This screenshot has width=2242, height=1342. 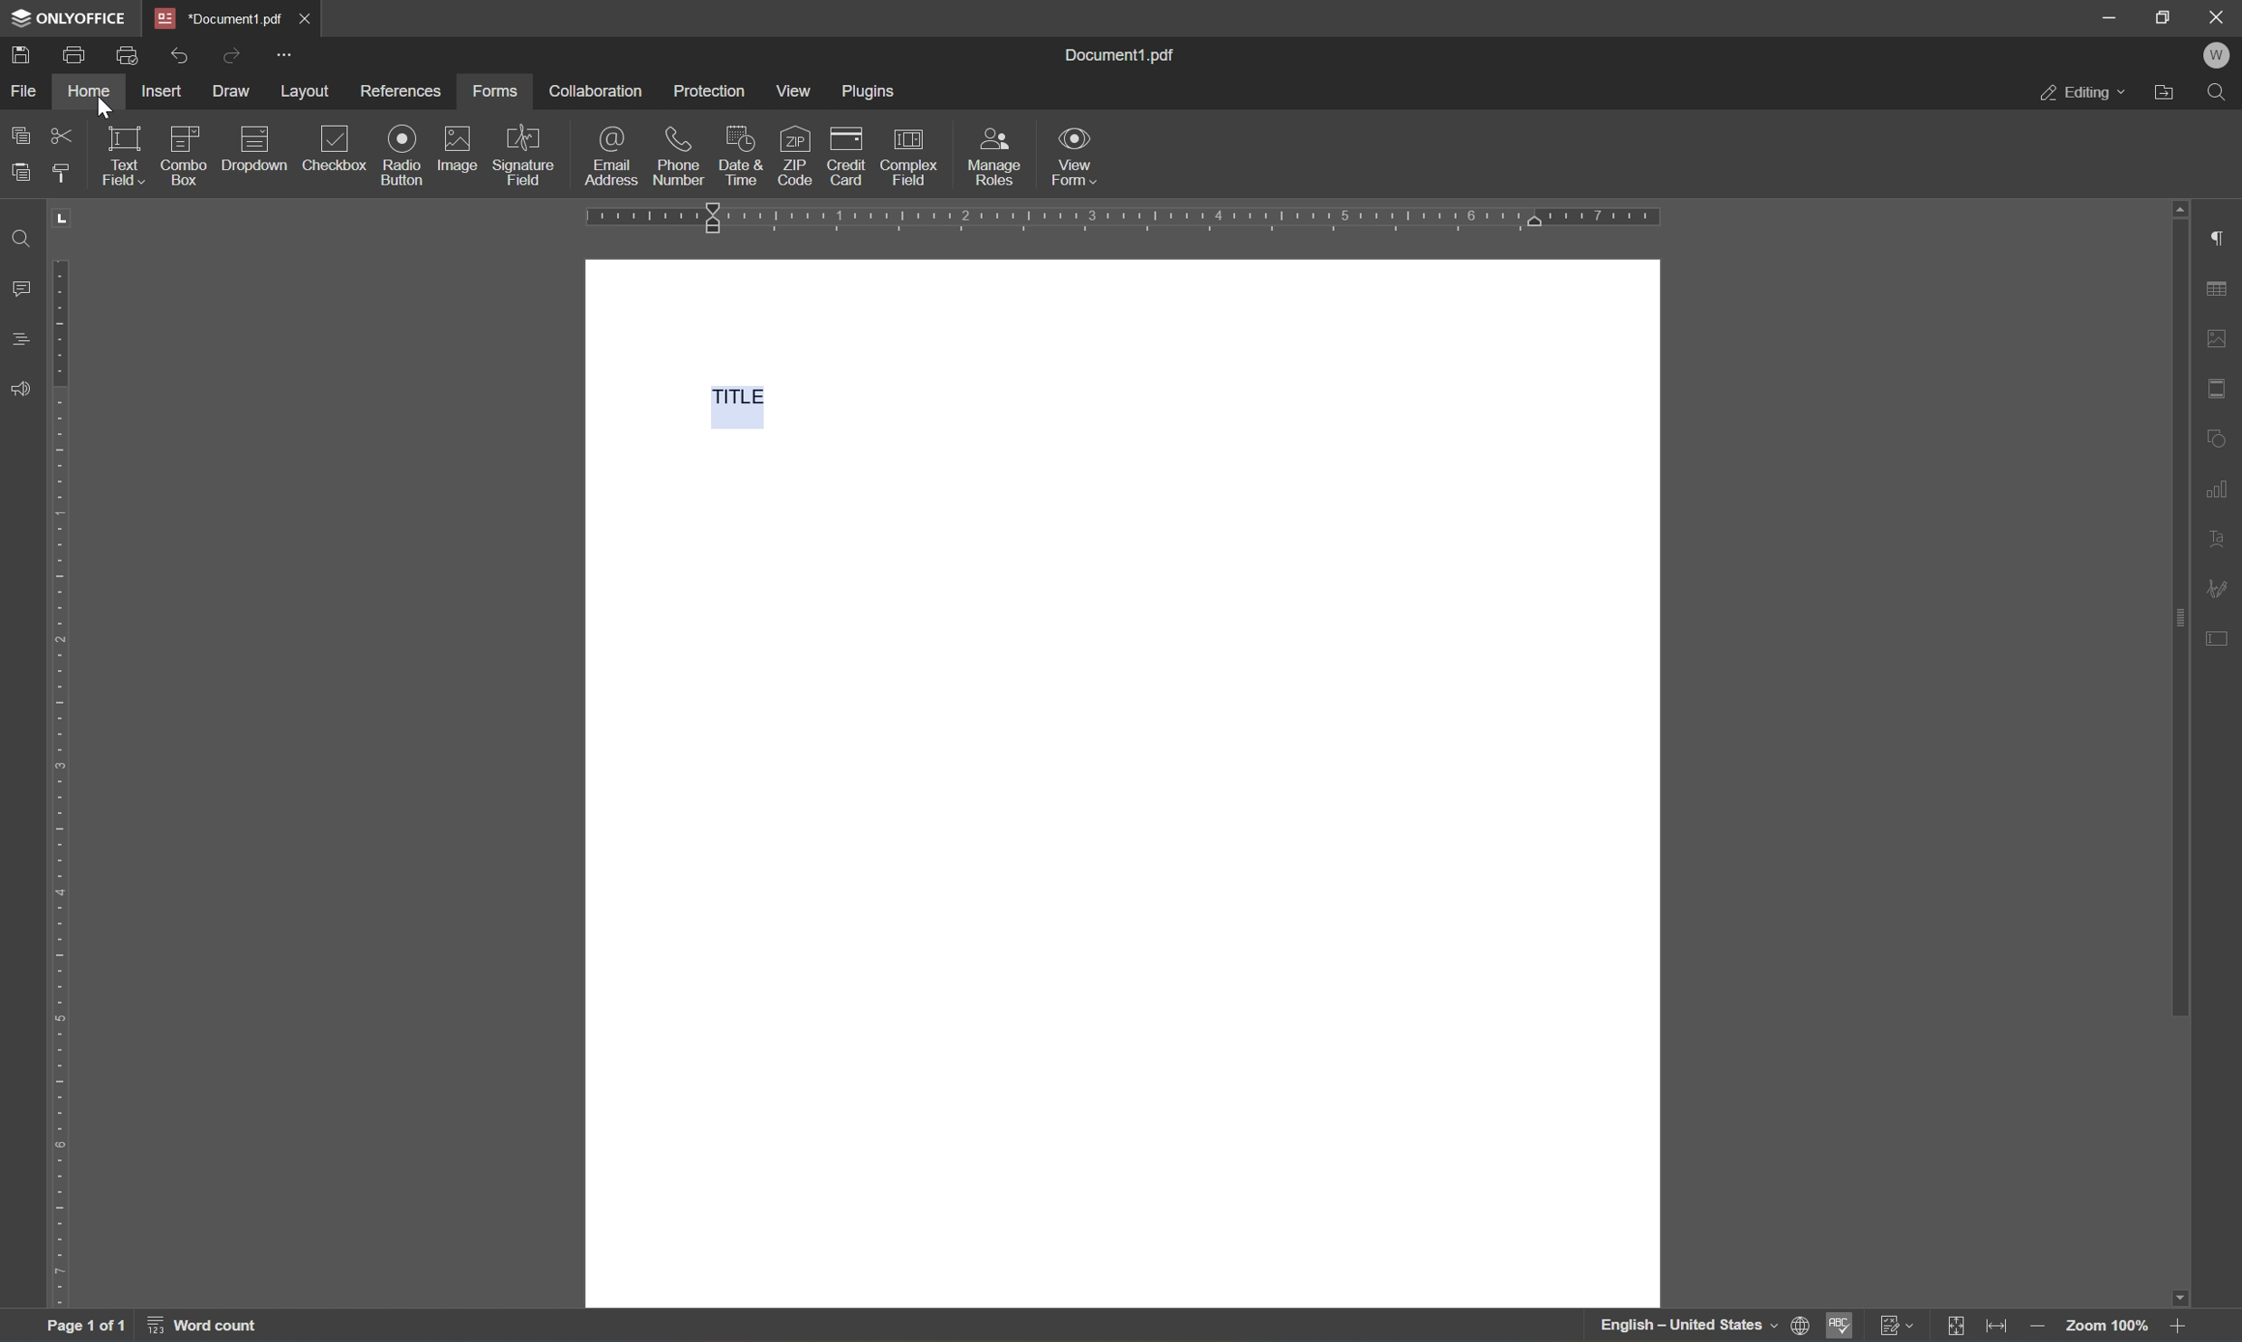 I want to click on layout, so click(x=303, y=95).